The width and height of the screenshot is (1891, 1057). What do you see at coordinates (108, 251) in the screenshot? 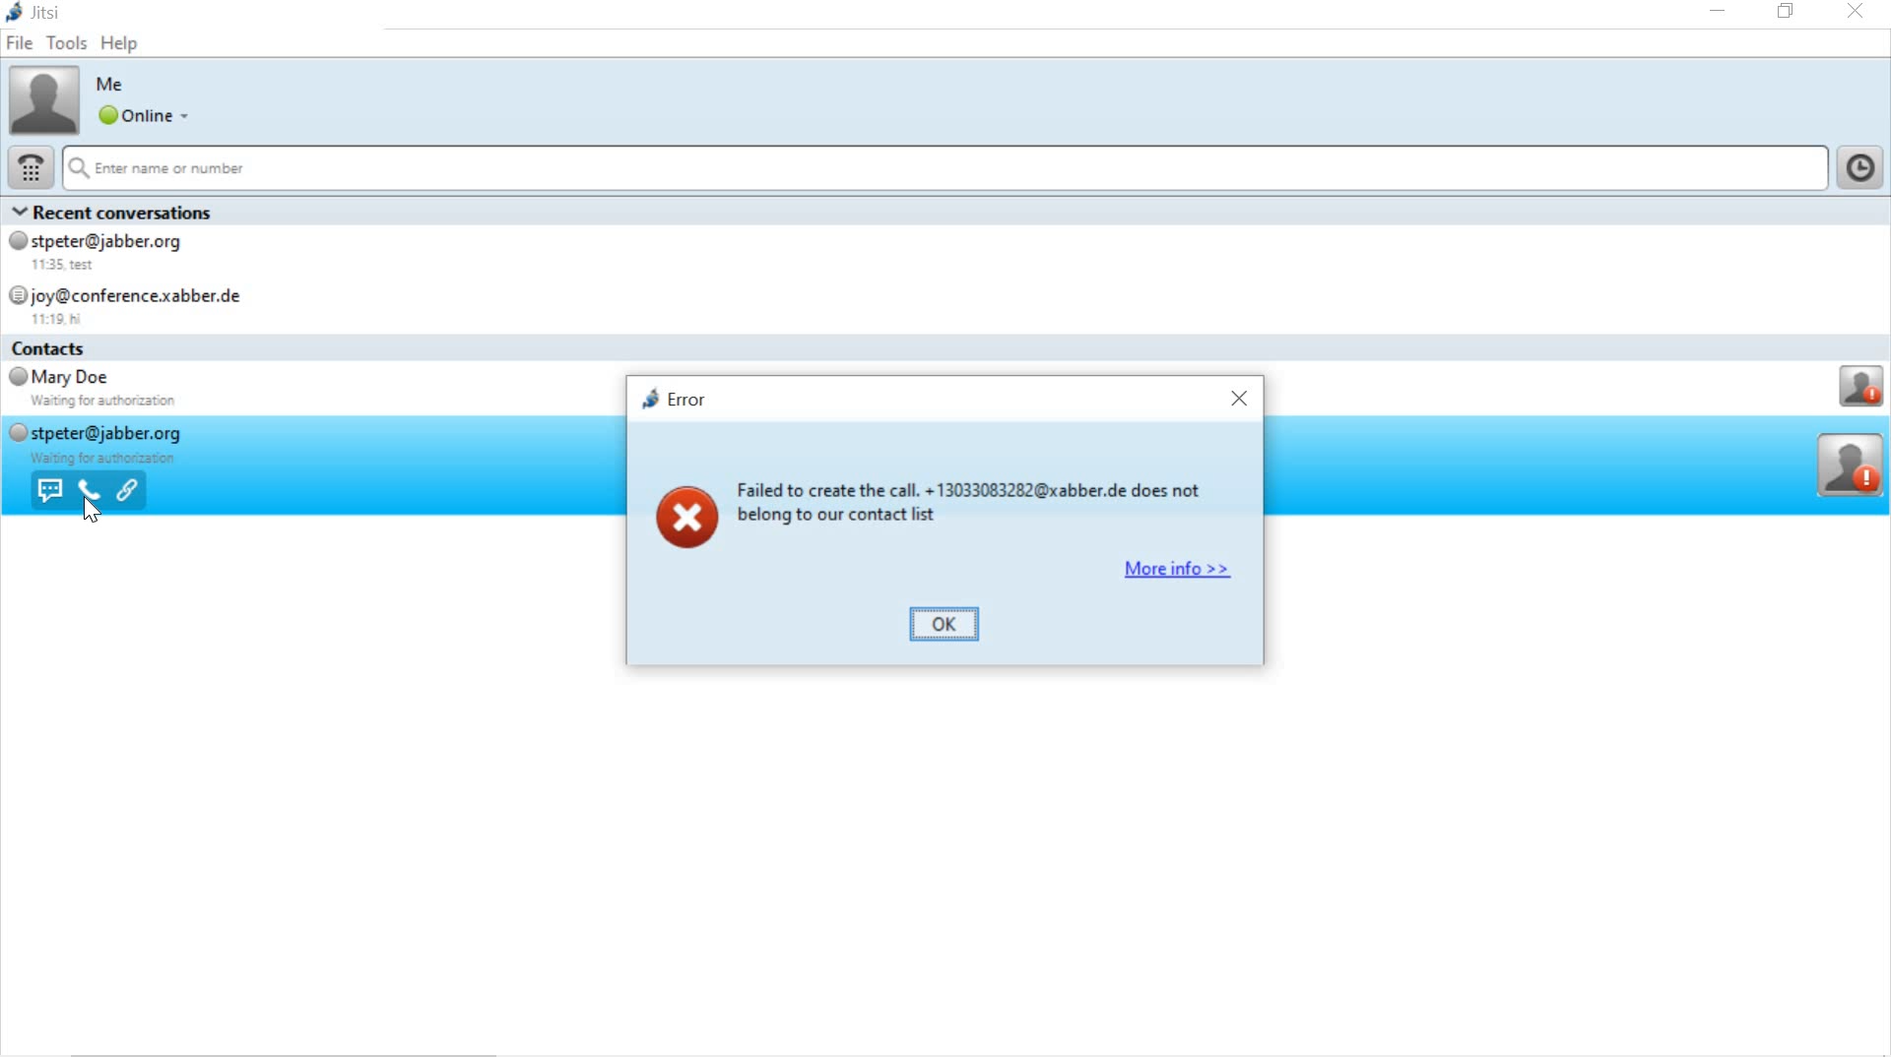
I see `© stpeter@jabber.org
11:35, test` at bounding box center [108, 251].